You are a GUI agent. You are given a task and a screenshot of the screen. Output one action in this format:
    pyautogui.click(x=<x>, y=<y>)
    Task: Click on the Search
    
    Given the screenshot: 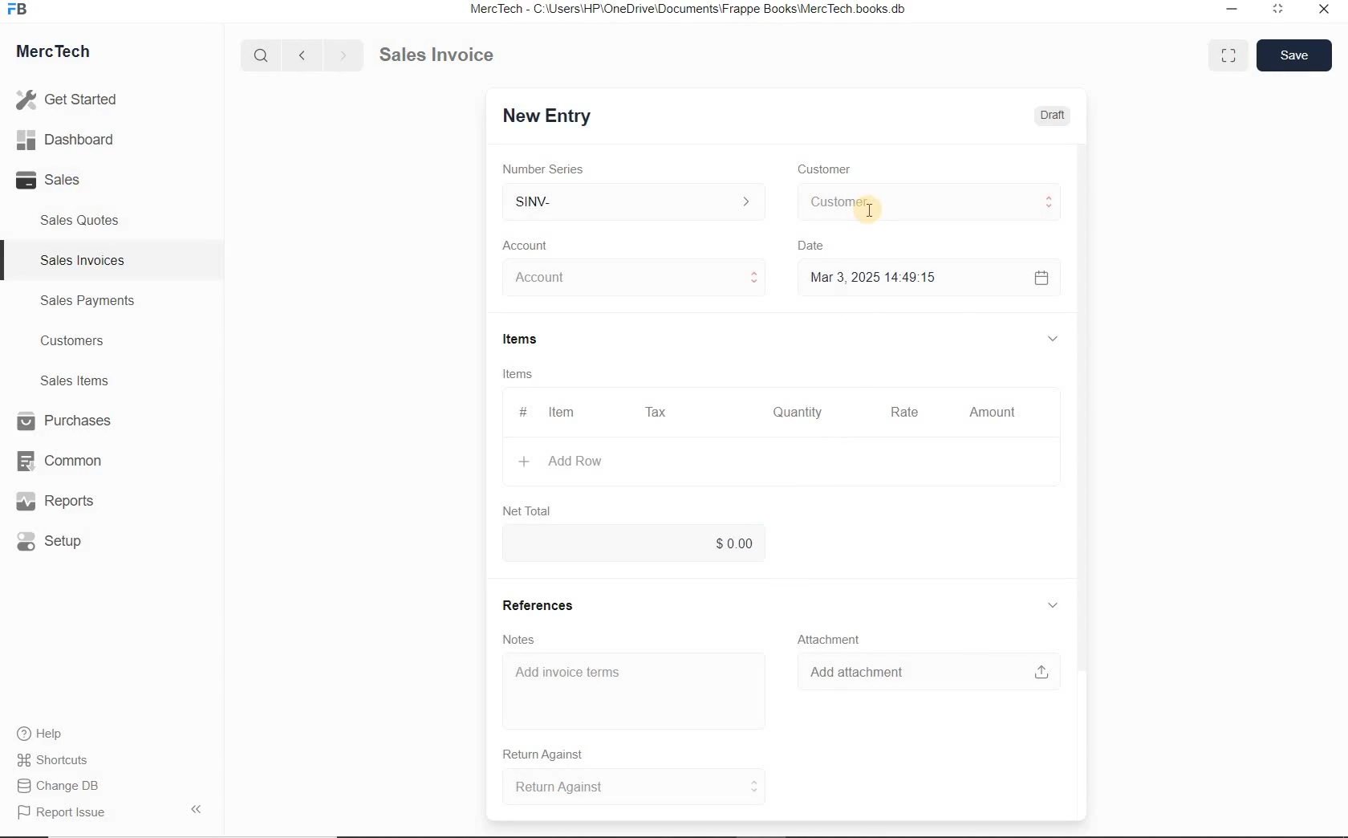 What is the action you would take?
    pyautogui.click(x=262, y=55)
    